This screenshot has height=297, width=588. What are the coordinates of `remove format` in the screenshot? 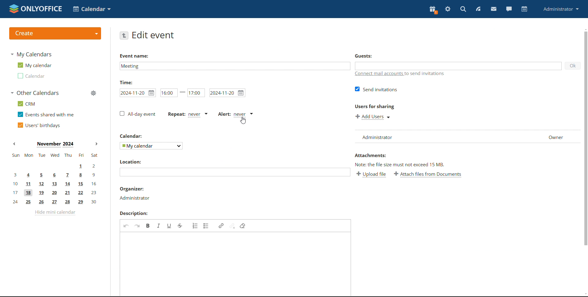 It's located at (243, 226).